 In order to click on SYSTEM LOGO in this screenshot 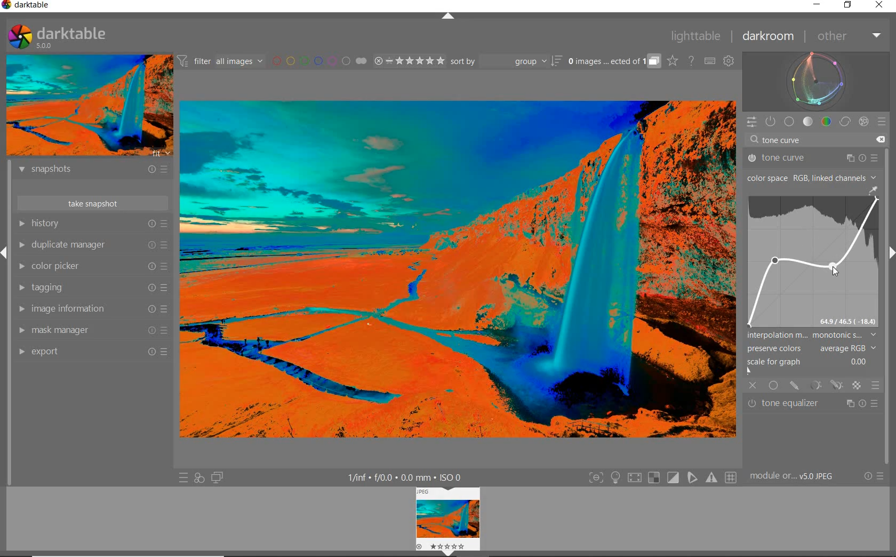, I will do `click(58, 37)`.